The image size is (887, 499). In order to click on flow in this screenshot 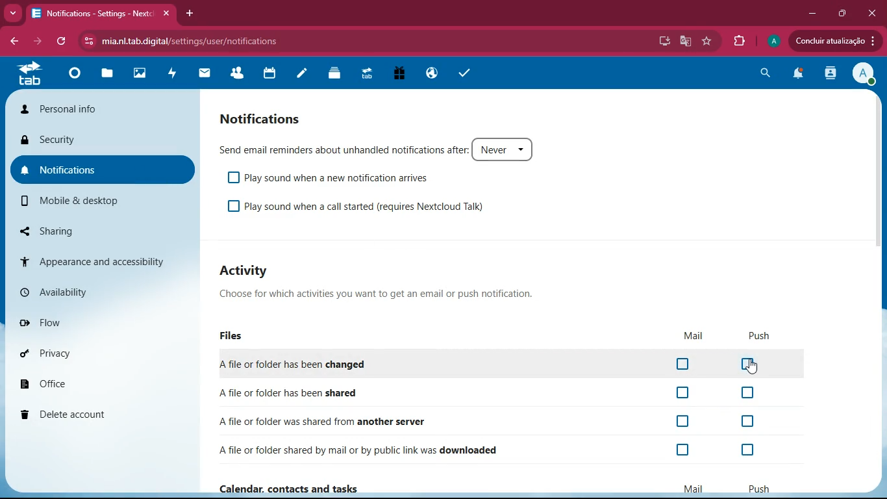, I will do `click(90, 320)`.